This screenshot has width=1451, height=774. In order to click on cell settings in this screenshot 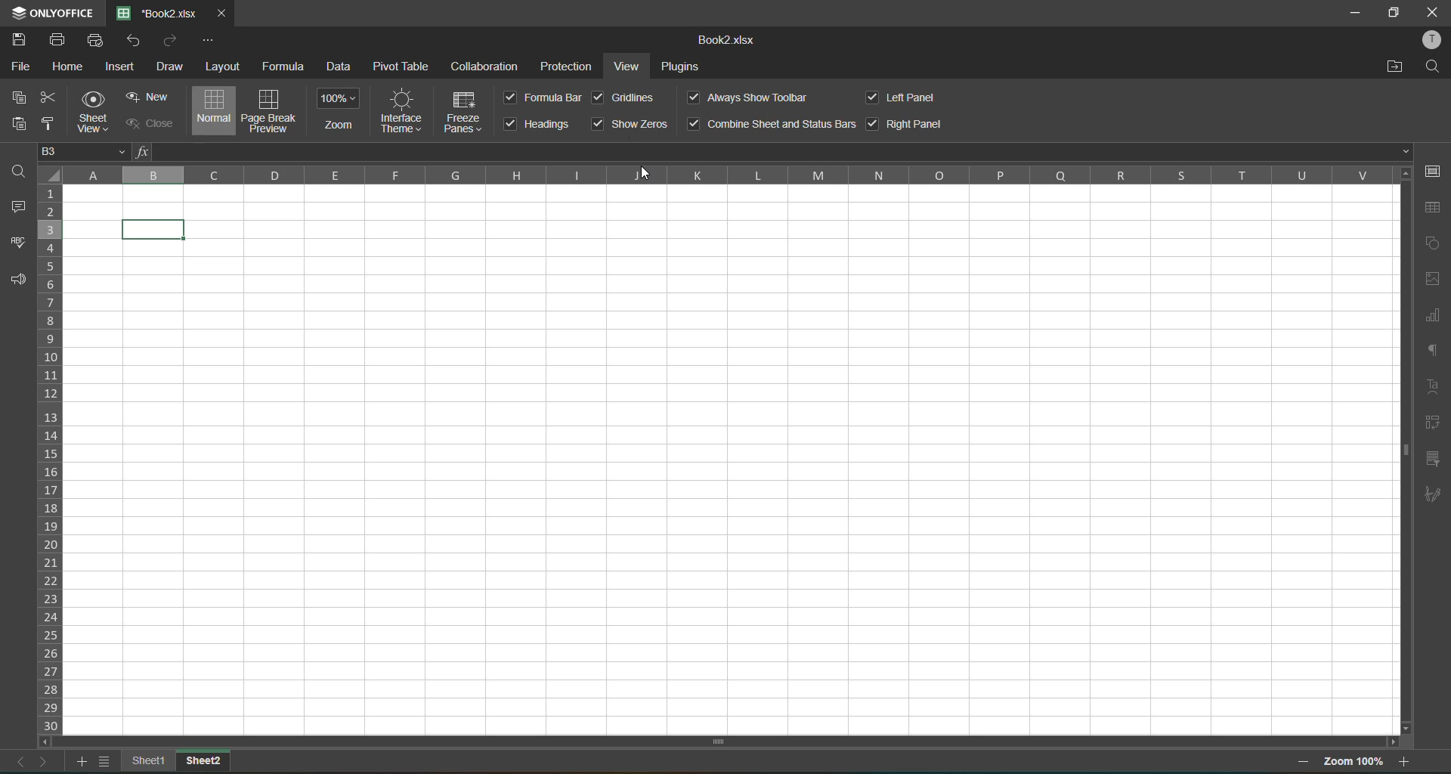, I will do `click(1437, 172)`.